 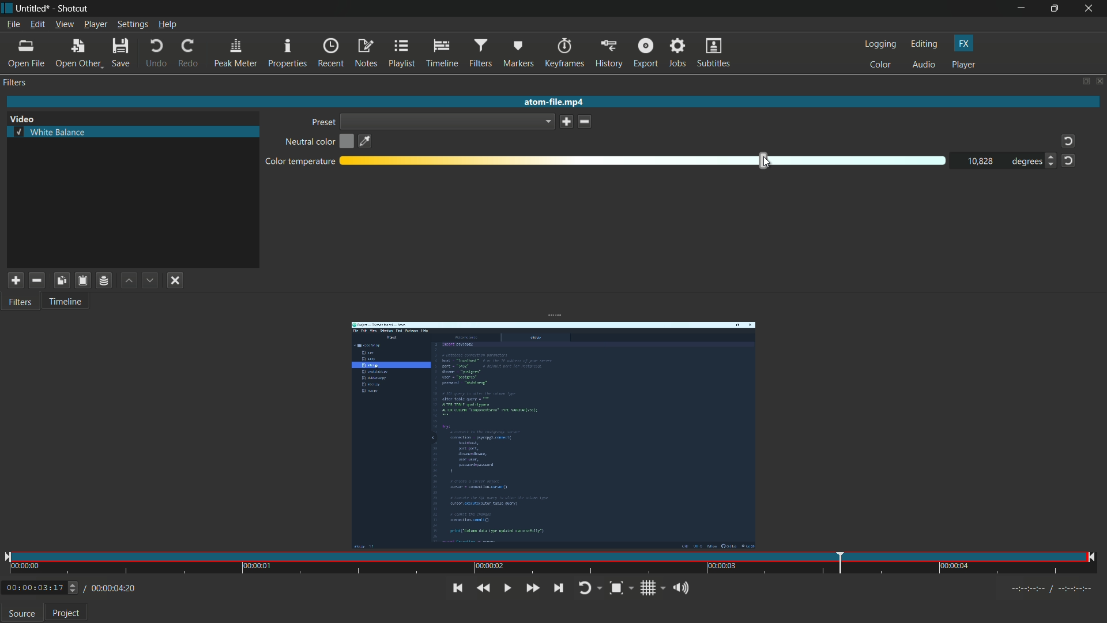 I want to click on subtitles, so click(x=714, y=52).